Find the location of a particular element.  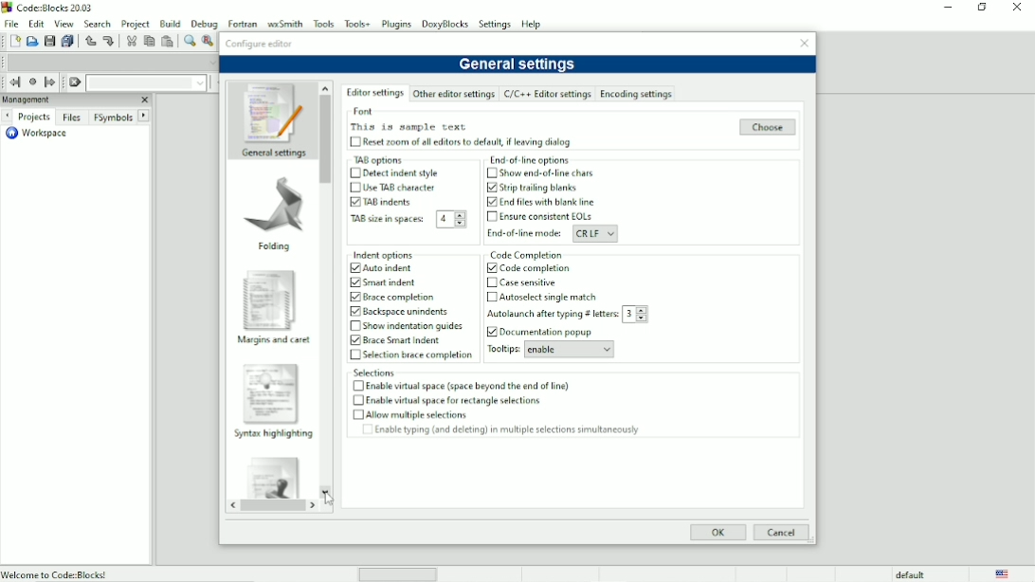

Drop down is located at coordinates (605, 350).